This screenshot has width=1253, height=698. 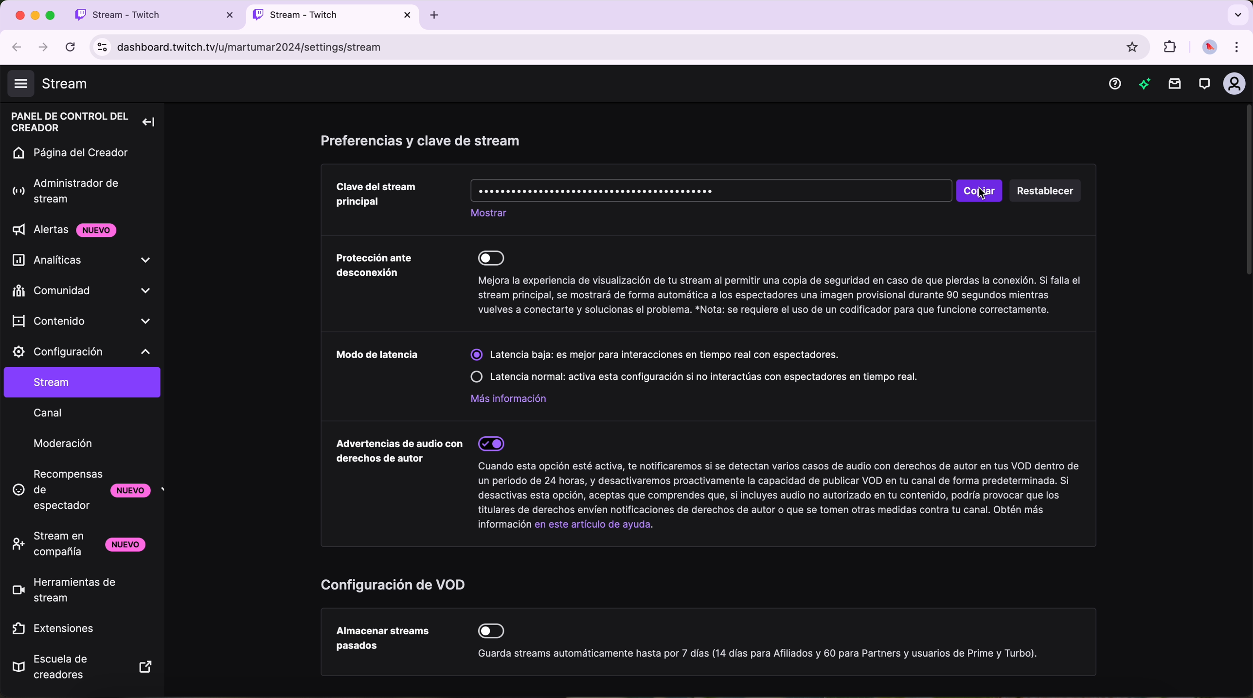 I want to click on more information, so click(x=506, y=399).